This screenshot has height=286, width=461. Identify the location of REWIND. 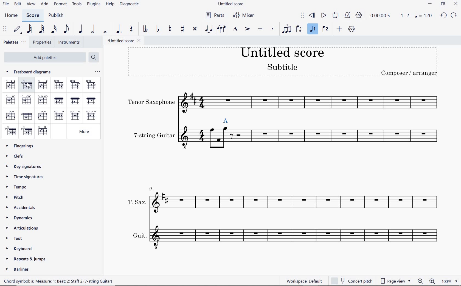
(312, 15).